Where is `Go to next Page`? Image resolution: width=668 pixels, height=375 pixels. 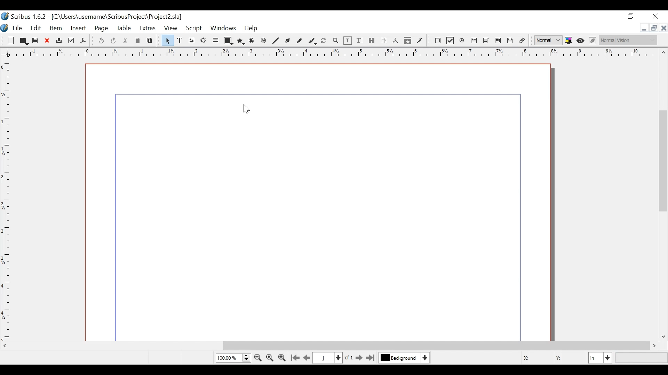 Go to next Page is located at coordinates (358, 358).